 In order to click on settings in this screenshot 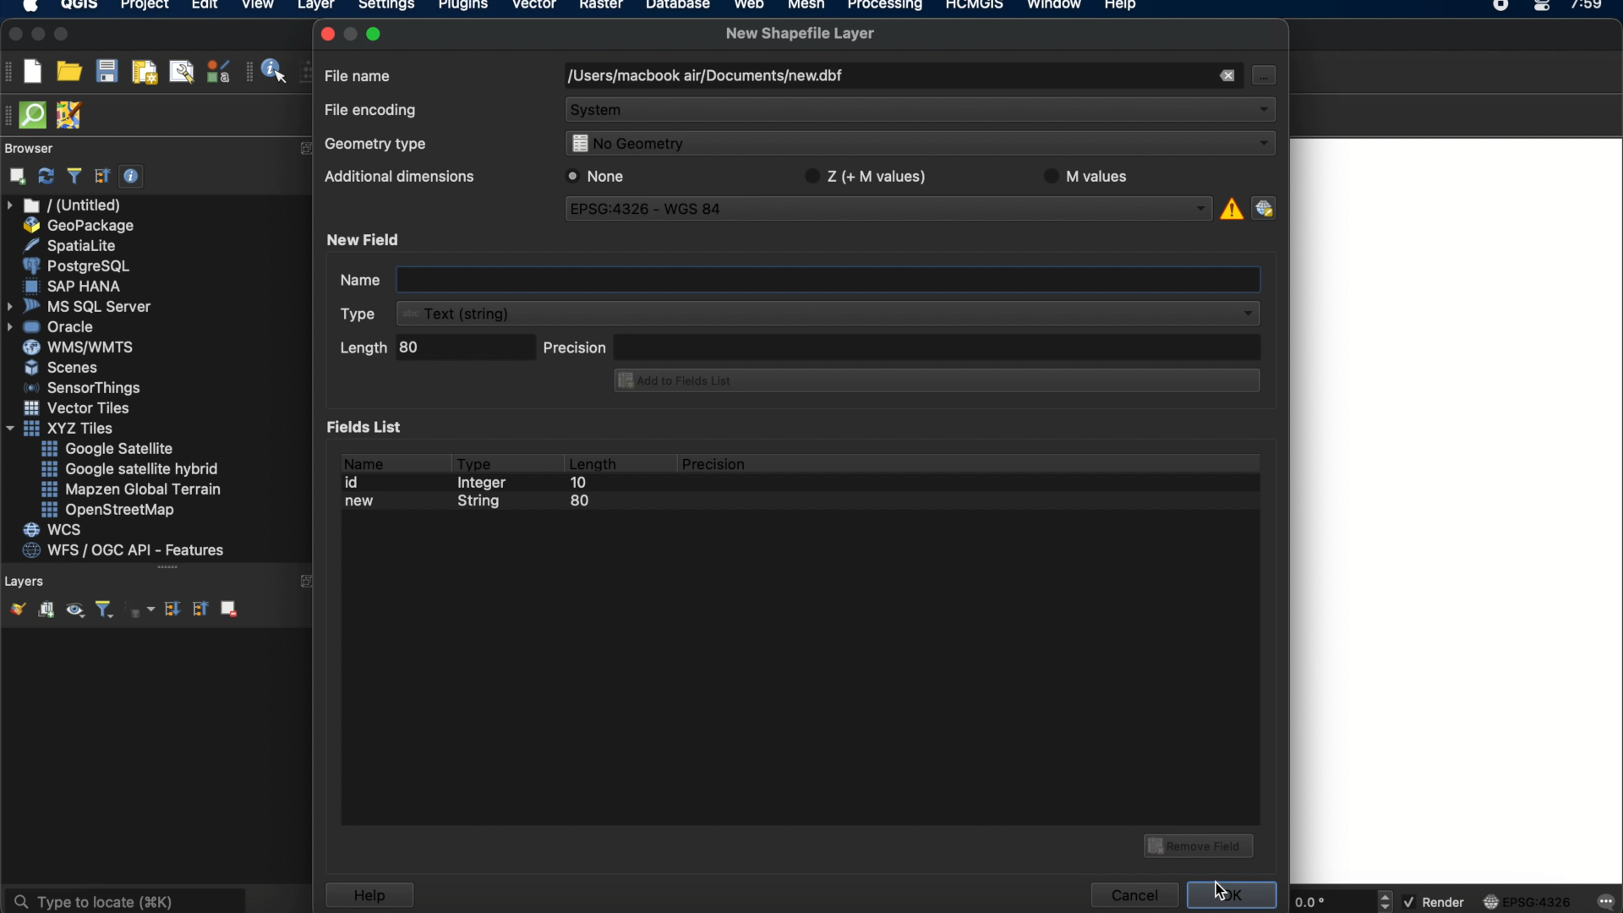, I will do `click(385, 8)`.